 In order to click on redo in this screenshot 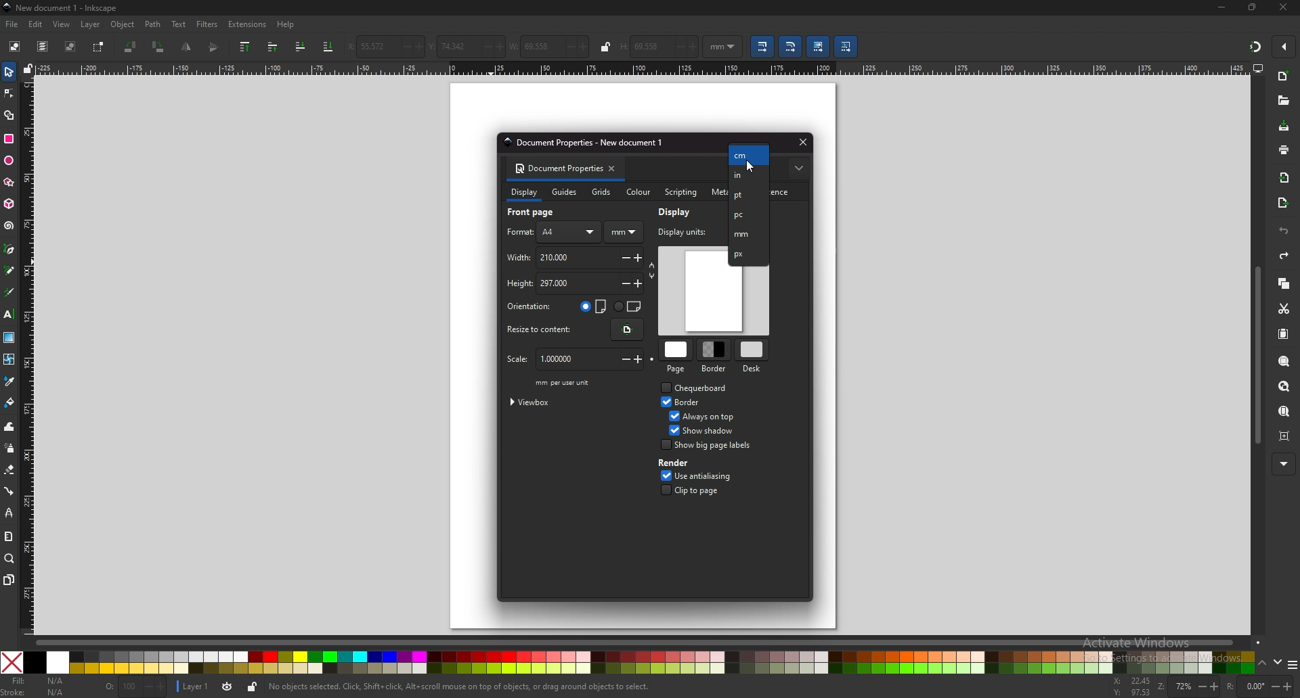, I will do `click(1284, 256)`.